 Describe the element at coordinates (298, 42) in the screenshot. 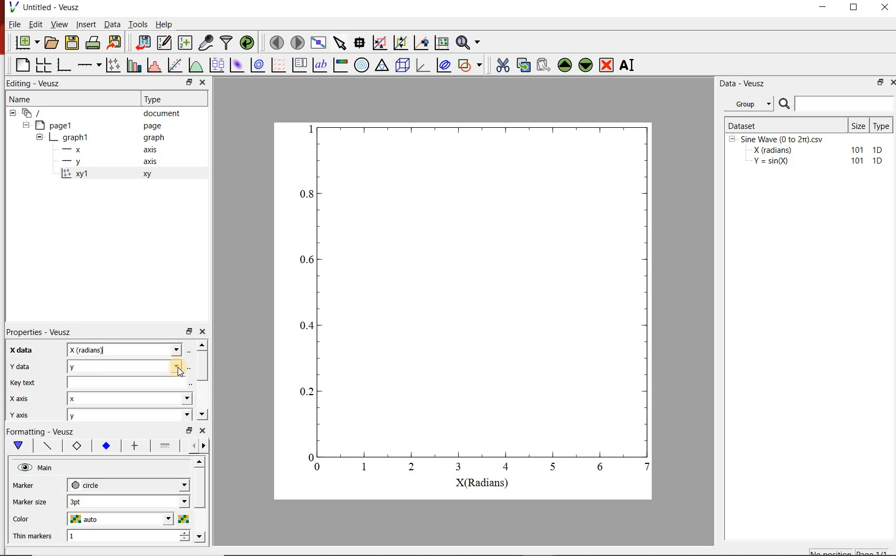

I see `go to next page` at that location.